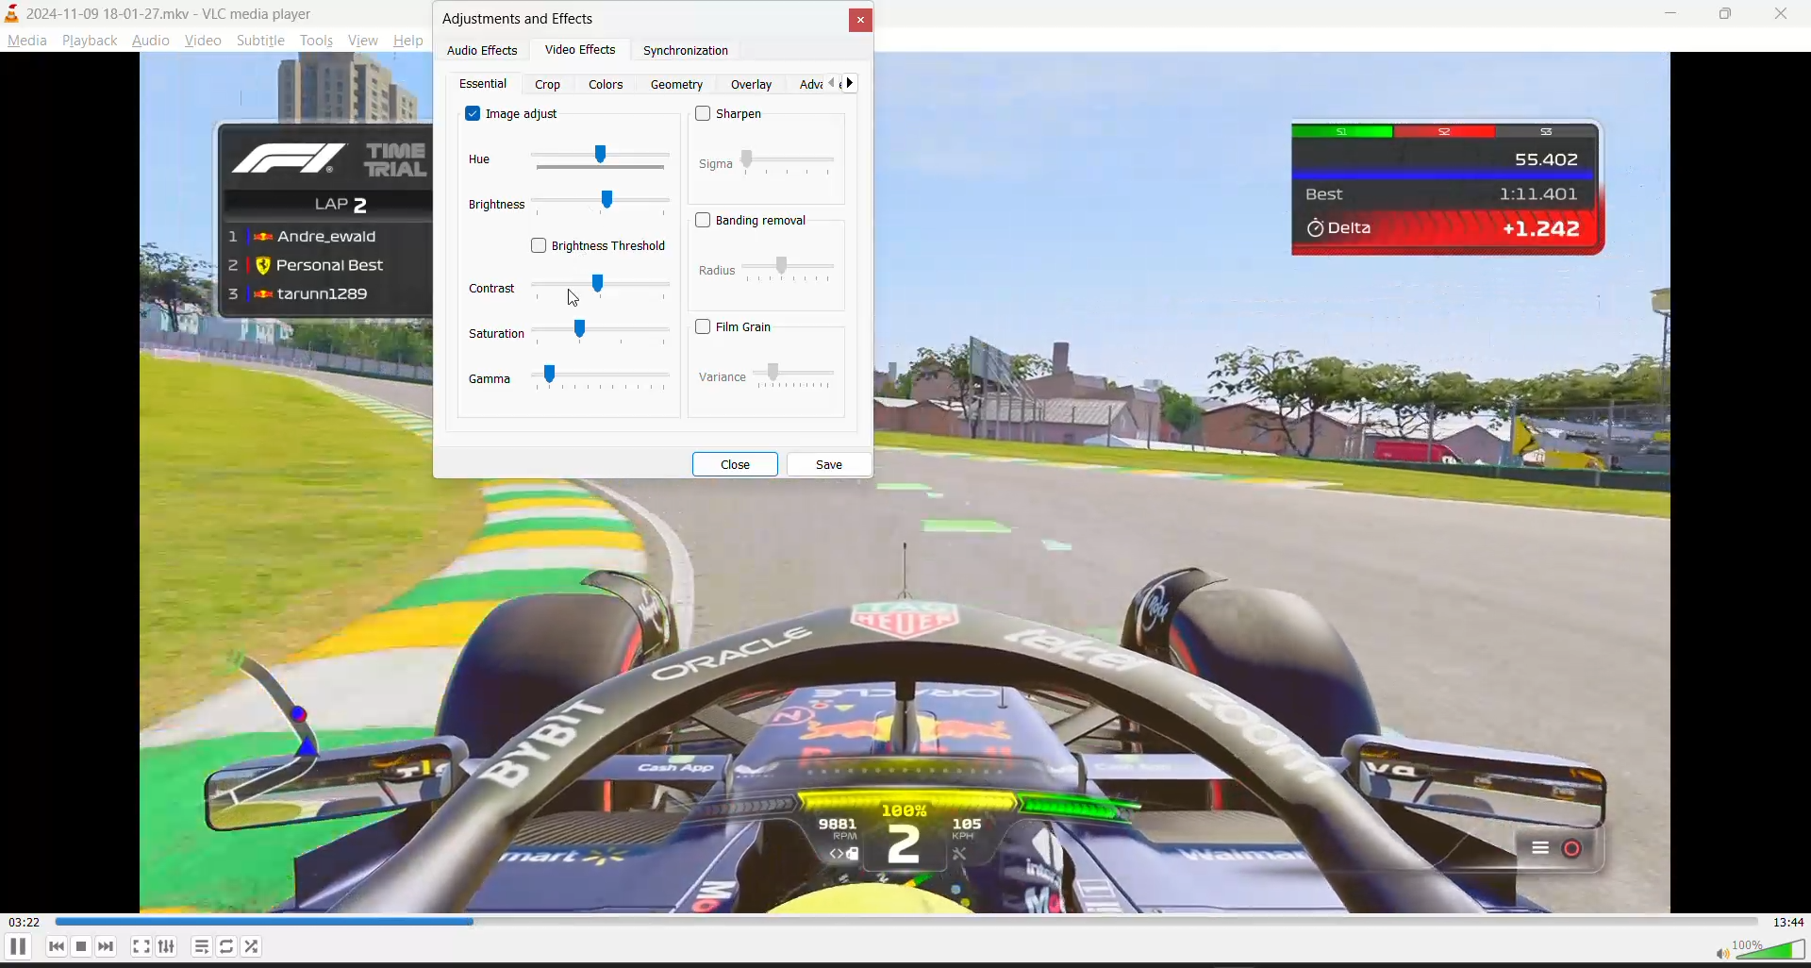 The height and width of the screenshot is (968, 1811). What do you see at coordinates (908, 921) in the screenshot?
I see `track slider` at bounding box center [908, 921].